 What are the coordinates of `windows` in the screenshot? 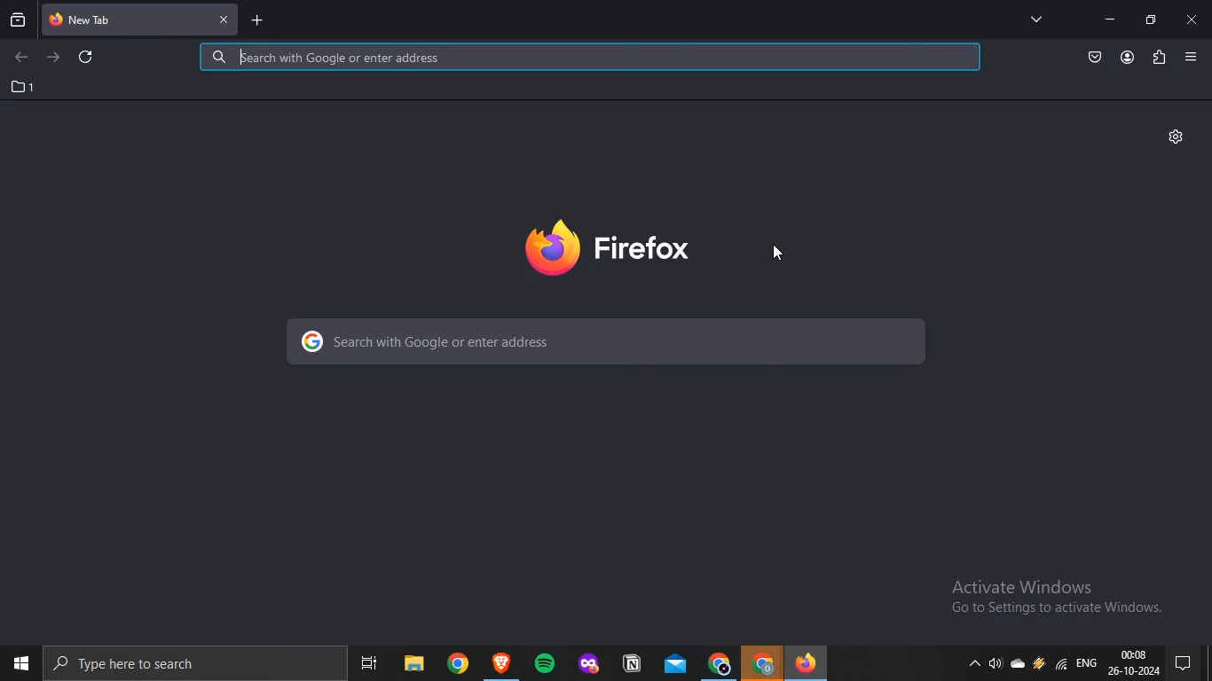 It's located at (20, 662).